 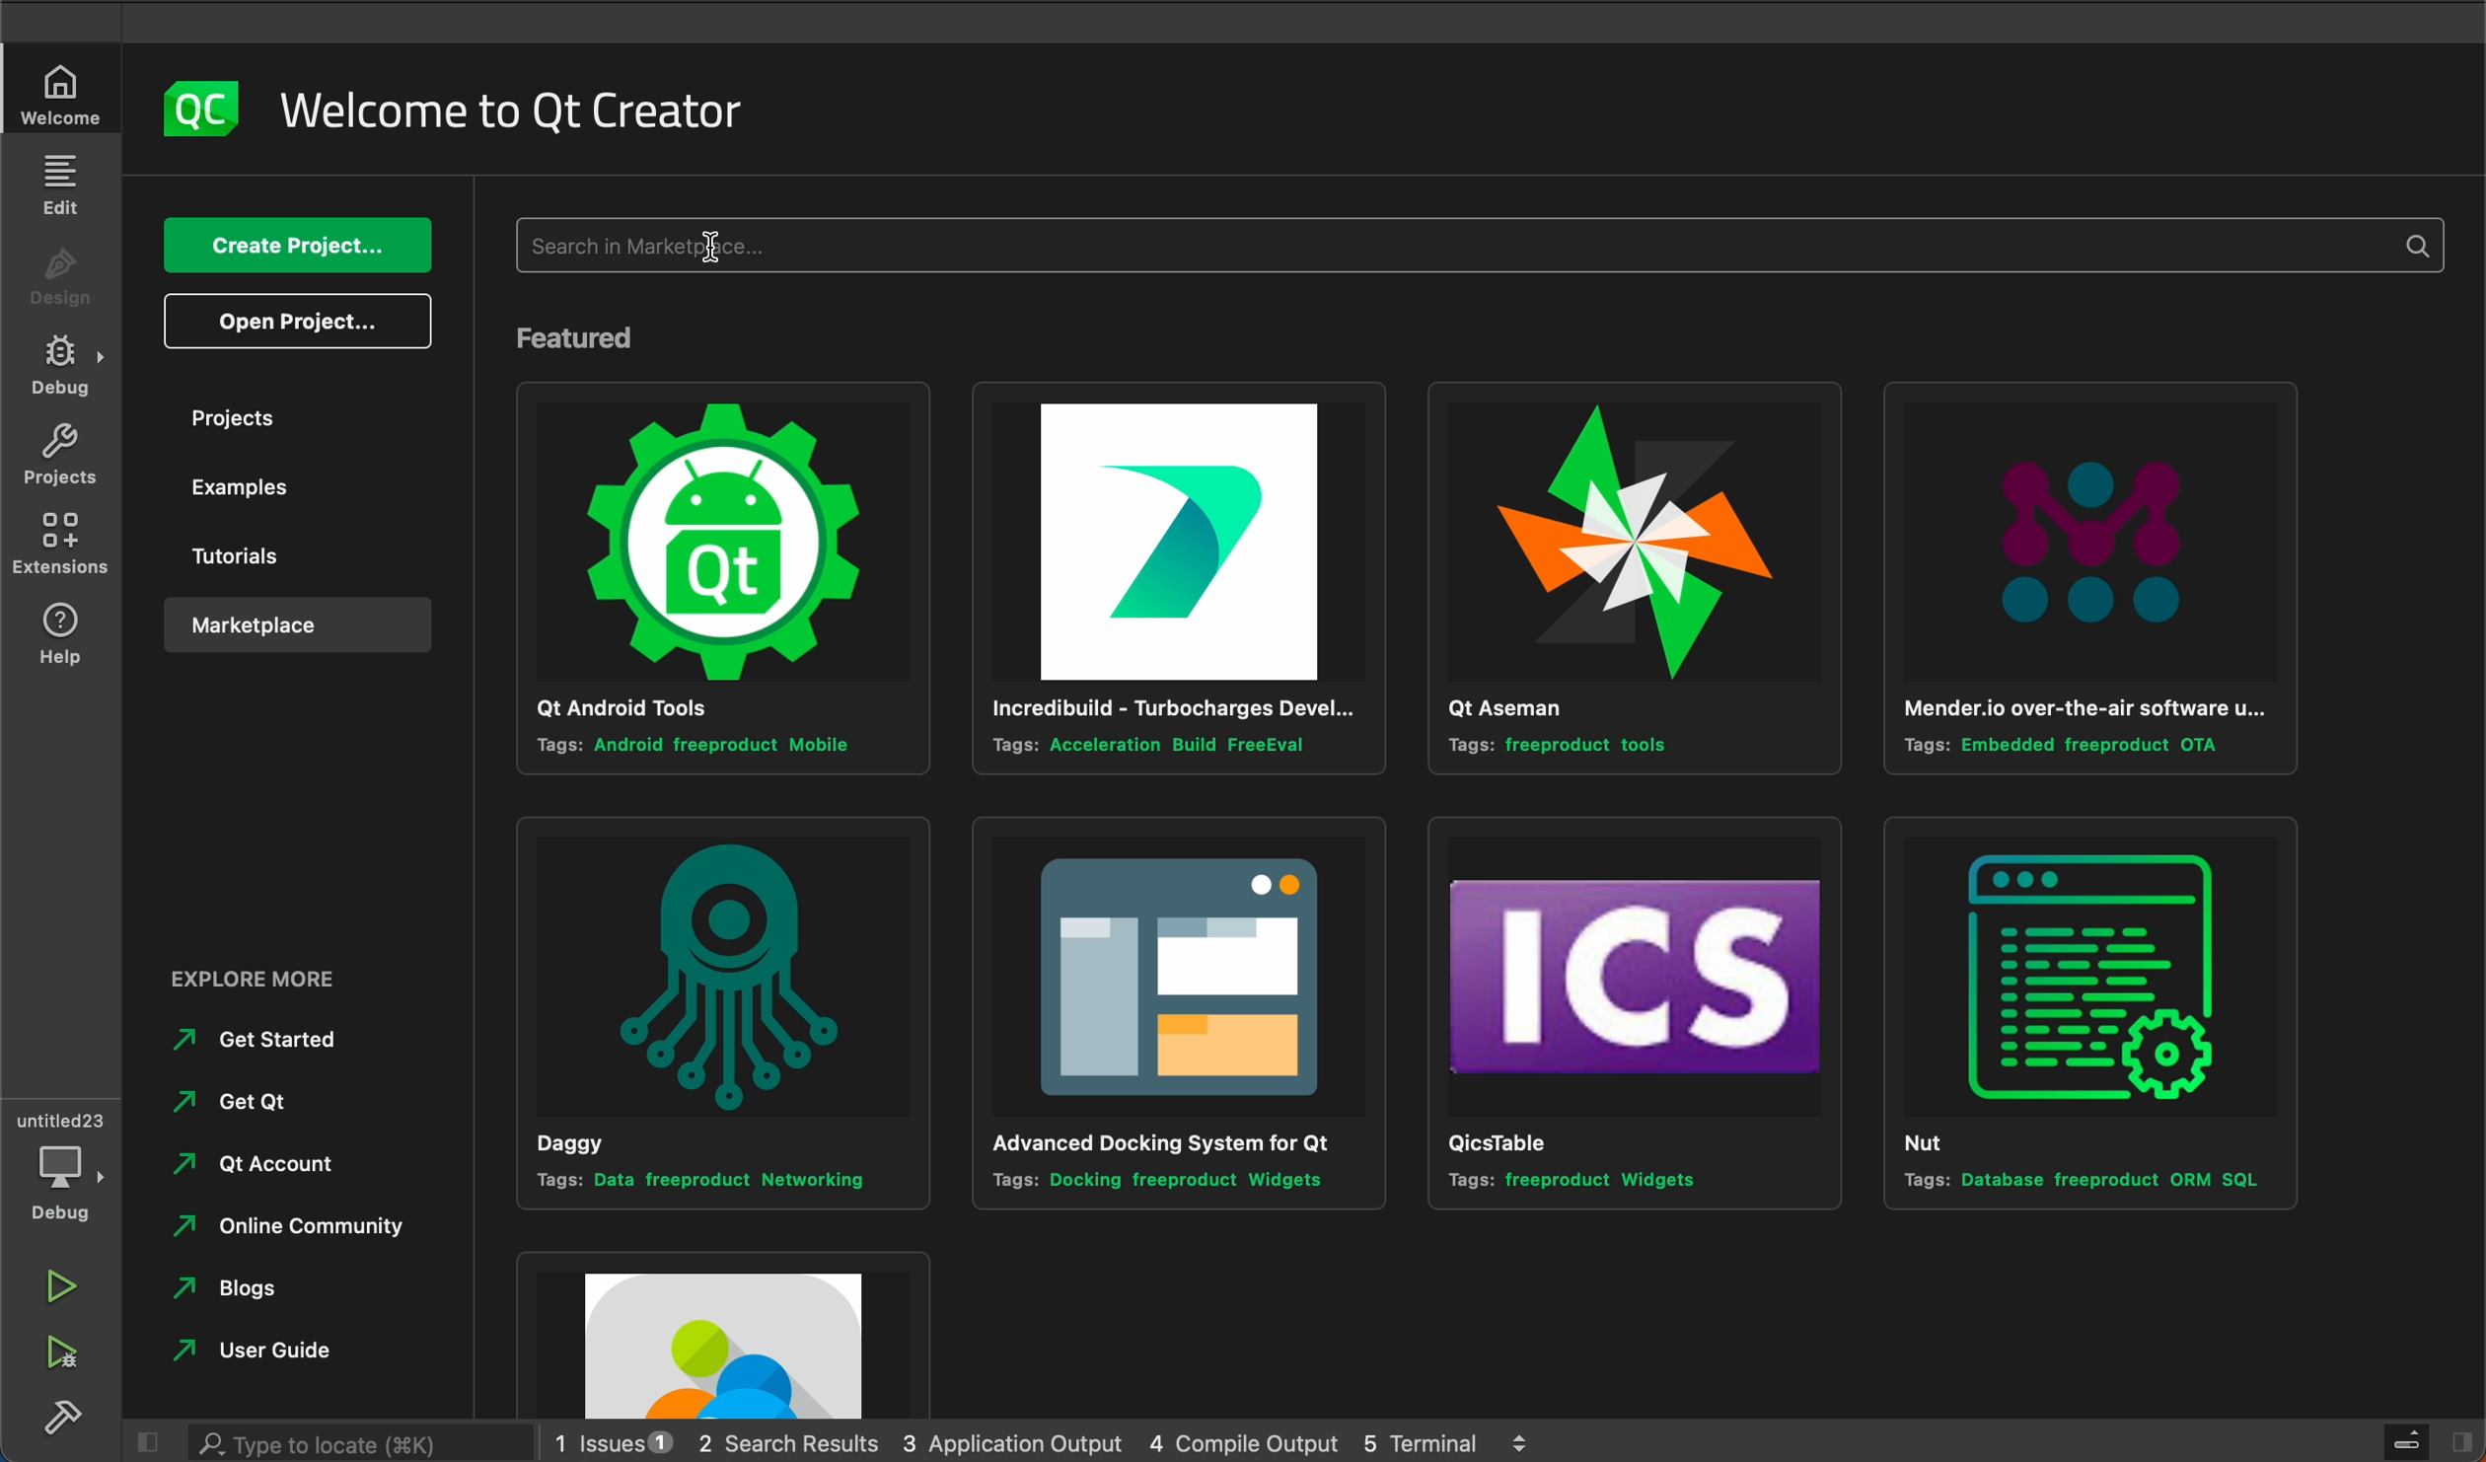 What do you see at coordinates (264, 1039) in the screenshot?
I see `` at bounding box center [264, 1039].